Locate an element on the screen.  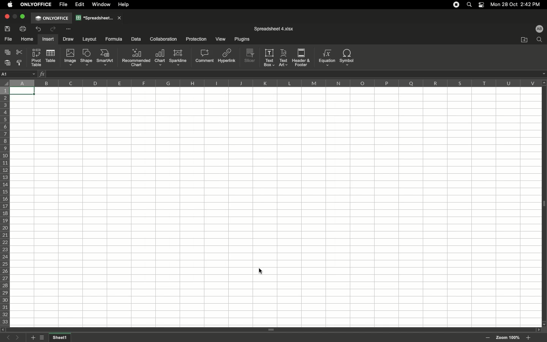
Text box is located at coordinates (269, 57).